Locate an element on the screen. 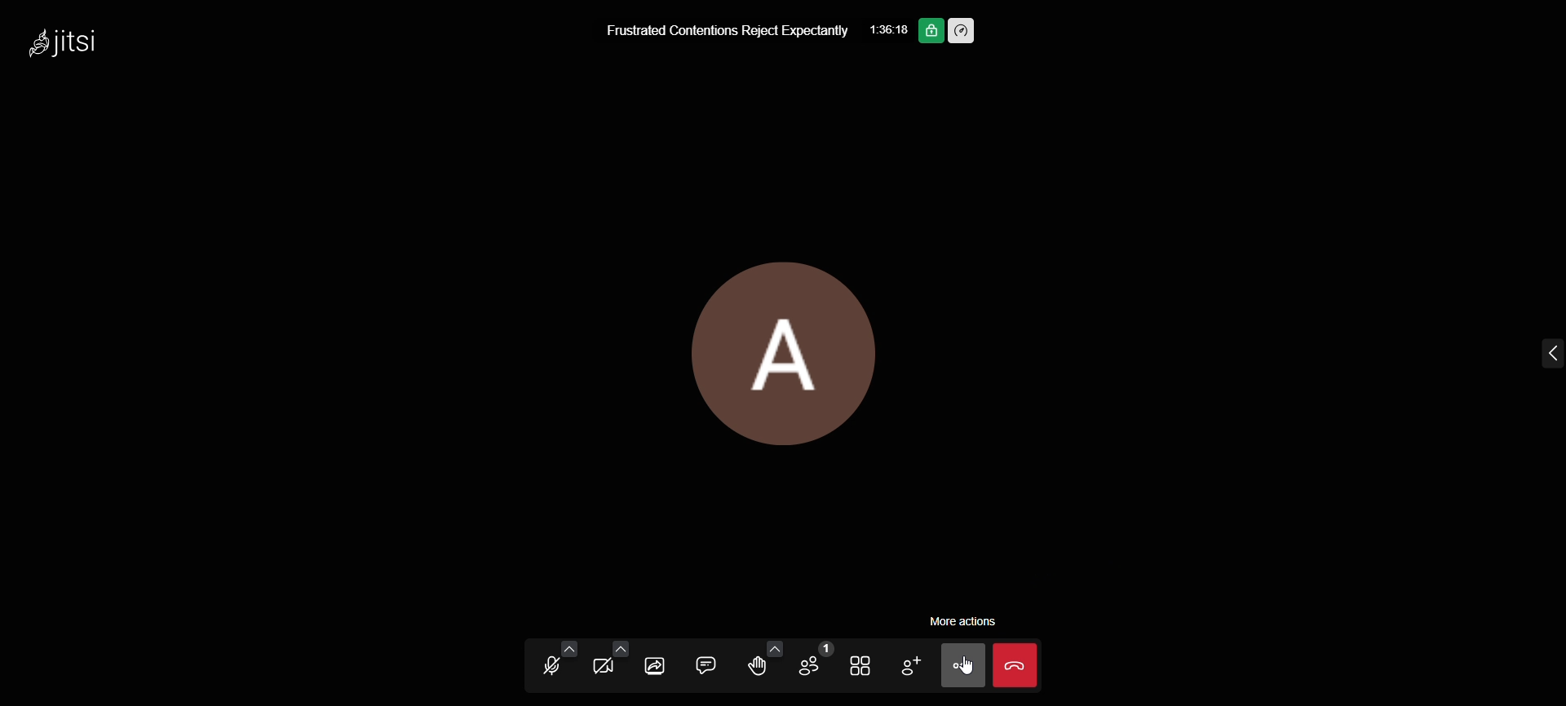 The height and width of the screenshot is (706, 1566). raise your hand is located at coordinates (756, 669).